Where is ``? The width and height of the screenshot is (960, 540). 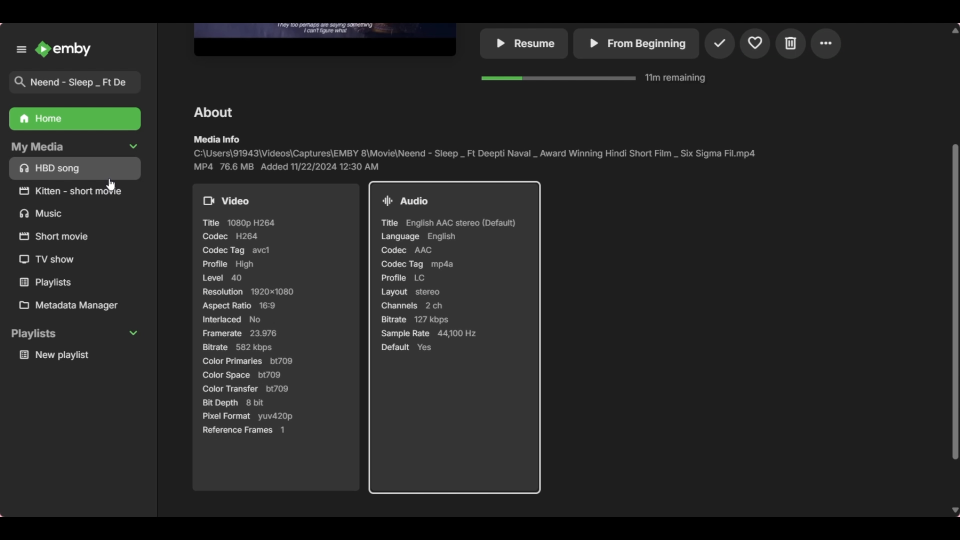  is located at coordinates (950, 244).